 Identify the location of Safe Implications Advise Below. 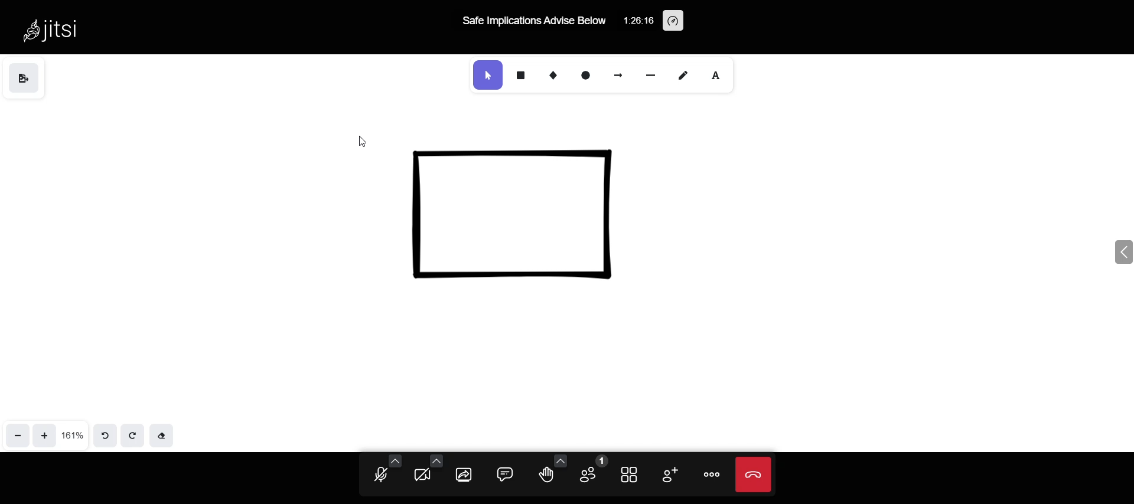
(532, 24).